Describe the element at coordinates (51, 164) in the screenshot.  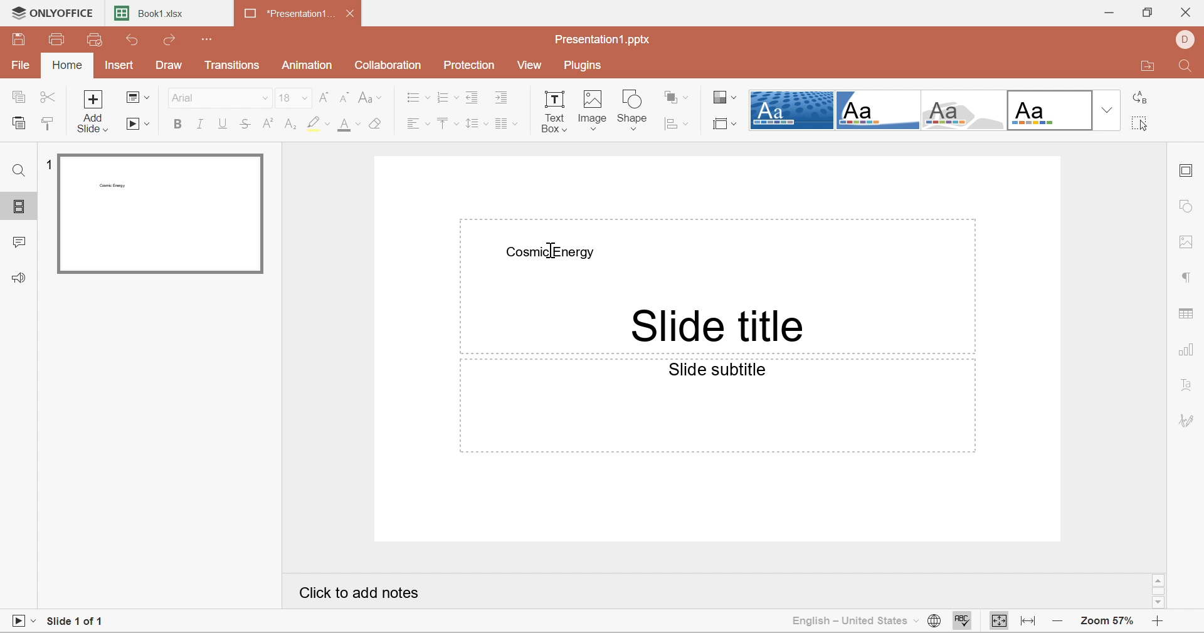
I see `1` at that location.